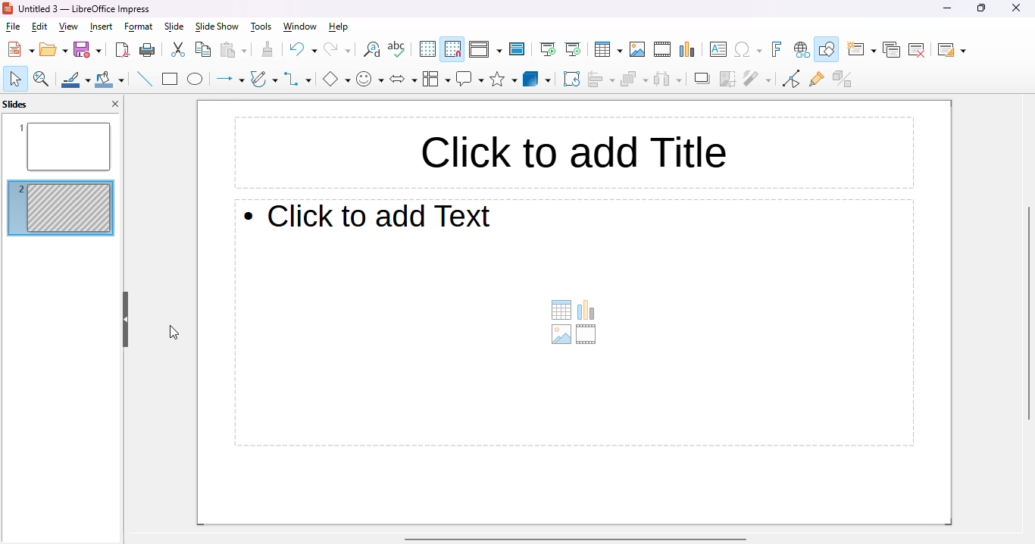  Describe the element at coordinates (757, 78) in the screenshot. I see `filter` at that location.